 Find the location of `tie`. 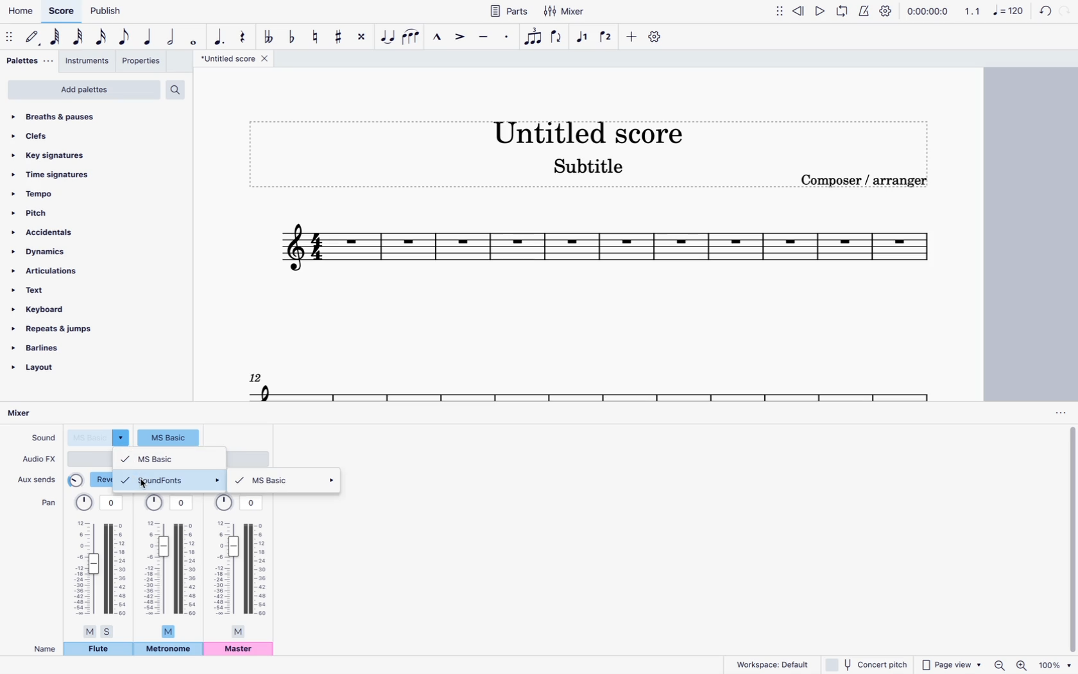

tie is located at coordinates (389, 36).